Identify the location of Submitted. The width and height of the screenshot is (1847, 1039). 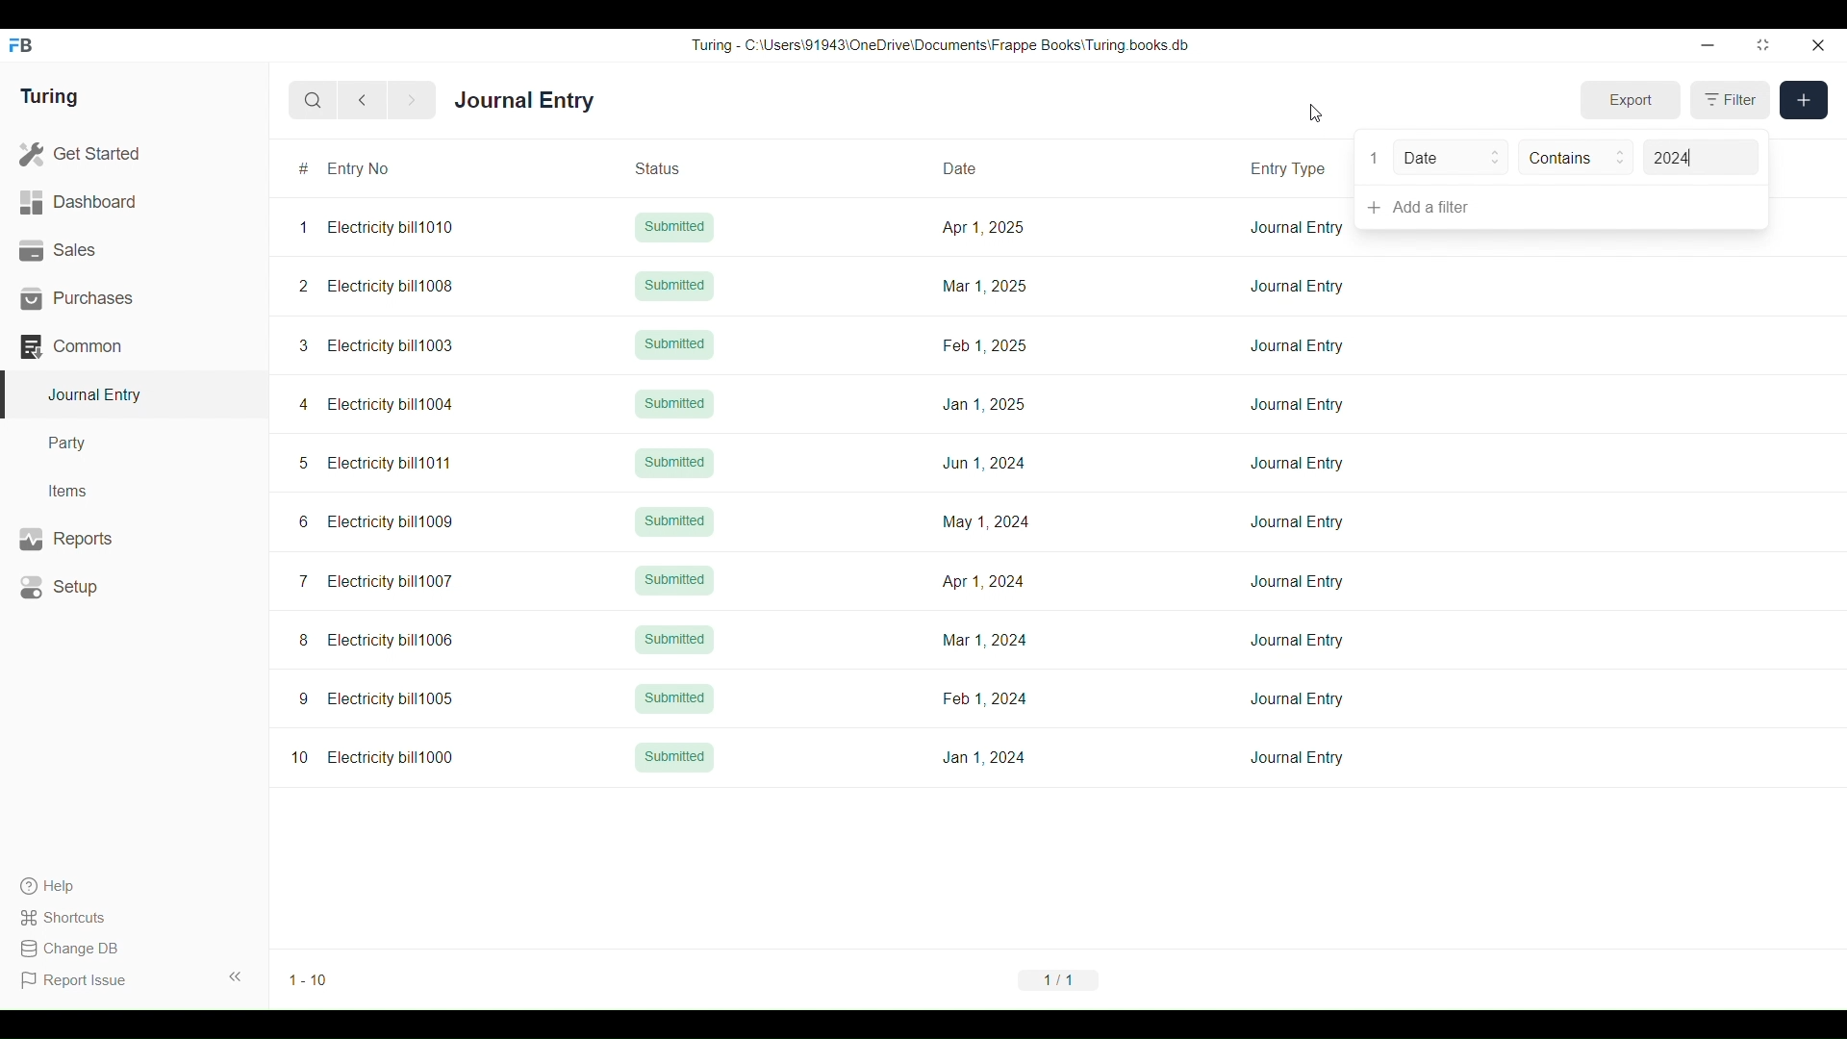
(675, 522).